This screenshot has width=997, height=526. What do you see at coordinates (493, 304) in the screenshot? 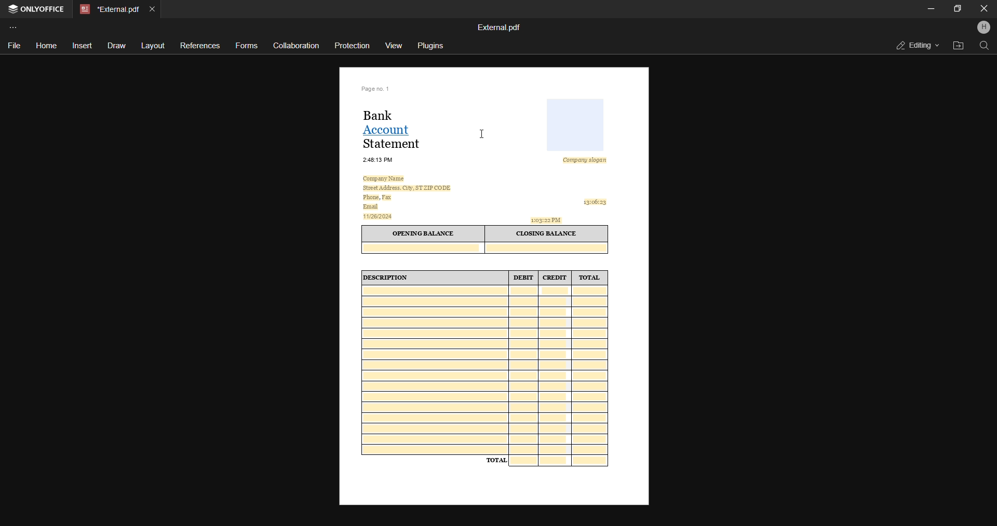
I see `This is a 30 day eviction notice informing tenants that they must either pay overdue rent, correct a lease violation, or vacate the premises due to illegal activity. Failure to comply will result in legal actions.` at bounding box center [493, 304].